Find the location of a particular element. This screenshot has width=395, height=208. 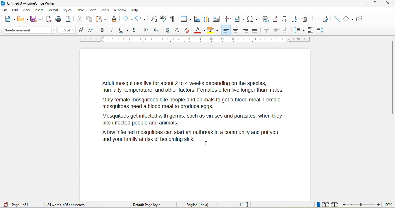

basic shapes is located at coordinates (349, 19).